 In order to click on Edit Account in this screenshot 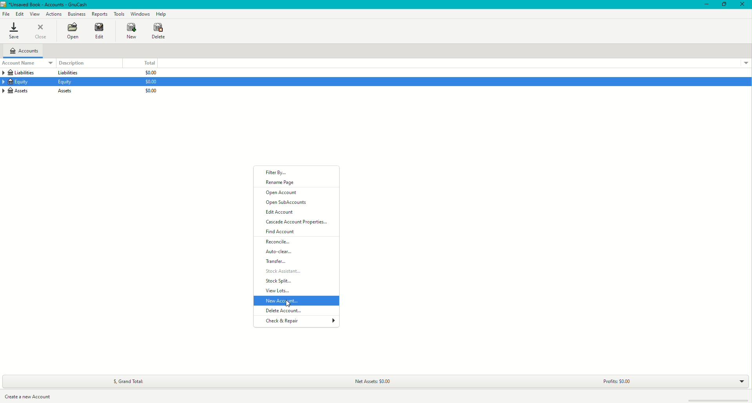, I will do `click(282, 212)`.